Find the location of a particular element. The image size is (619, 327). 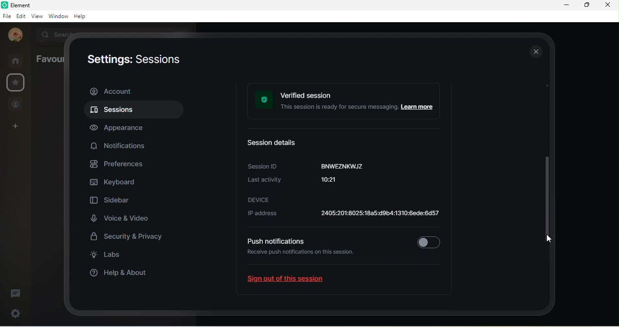

element b room is located at coordinates (34, 5).